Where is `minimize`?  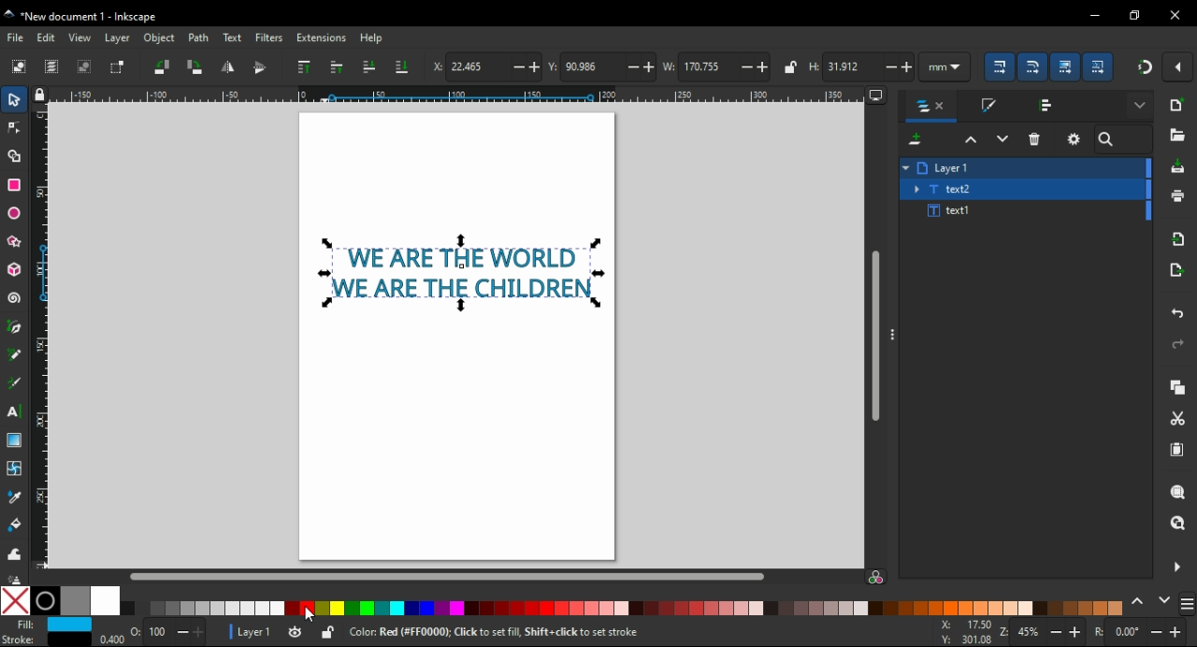
minimize is located at coordinates (1092, 15).